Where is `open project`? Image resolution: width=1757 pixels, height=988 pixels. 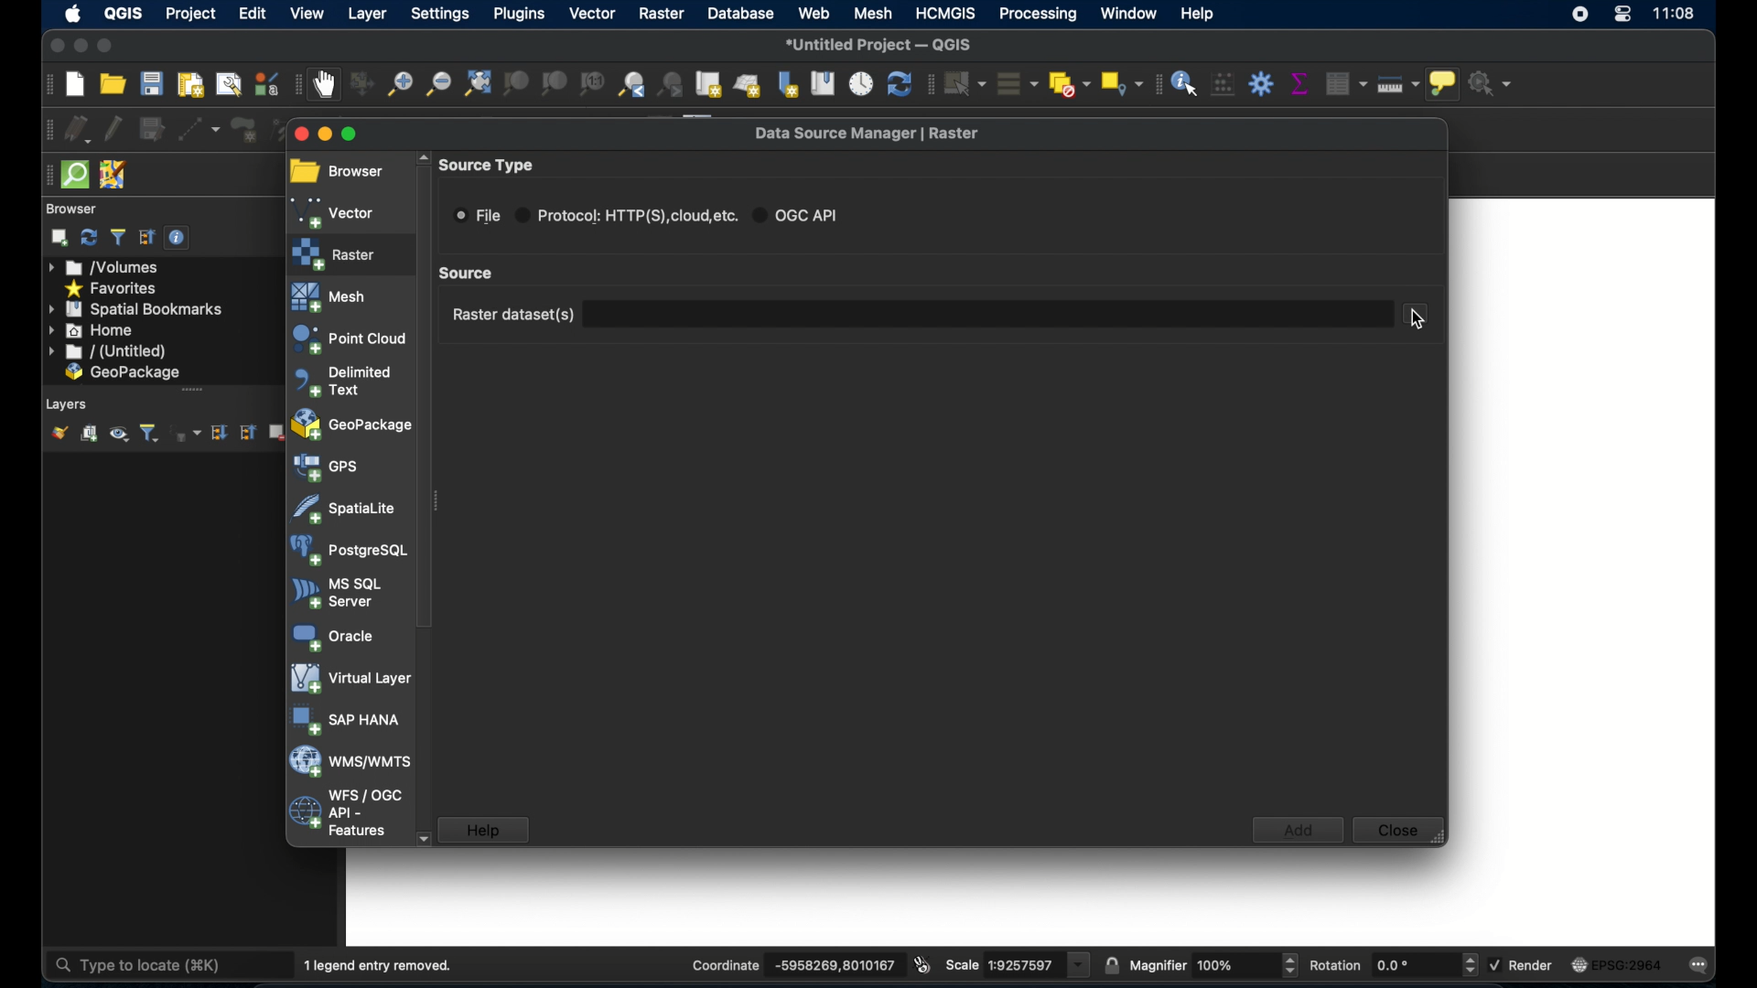
open project is located at coordinates (114, 83).